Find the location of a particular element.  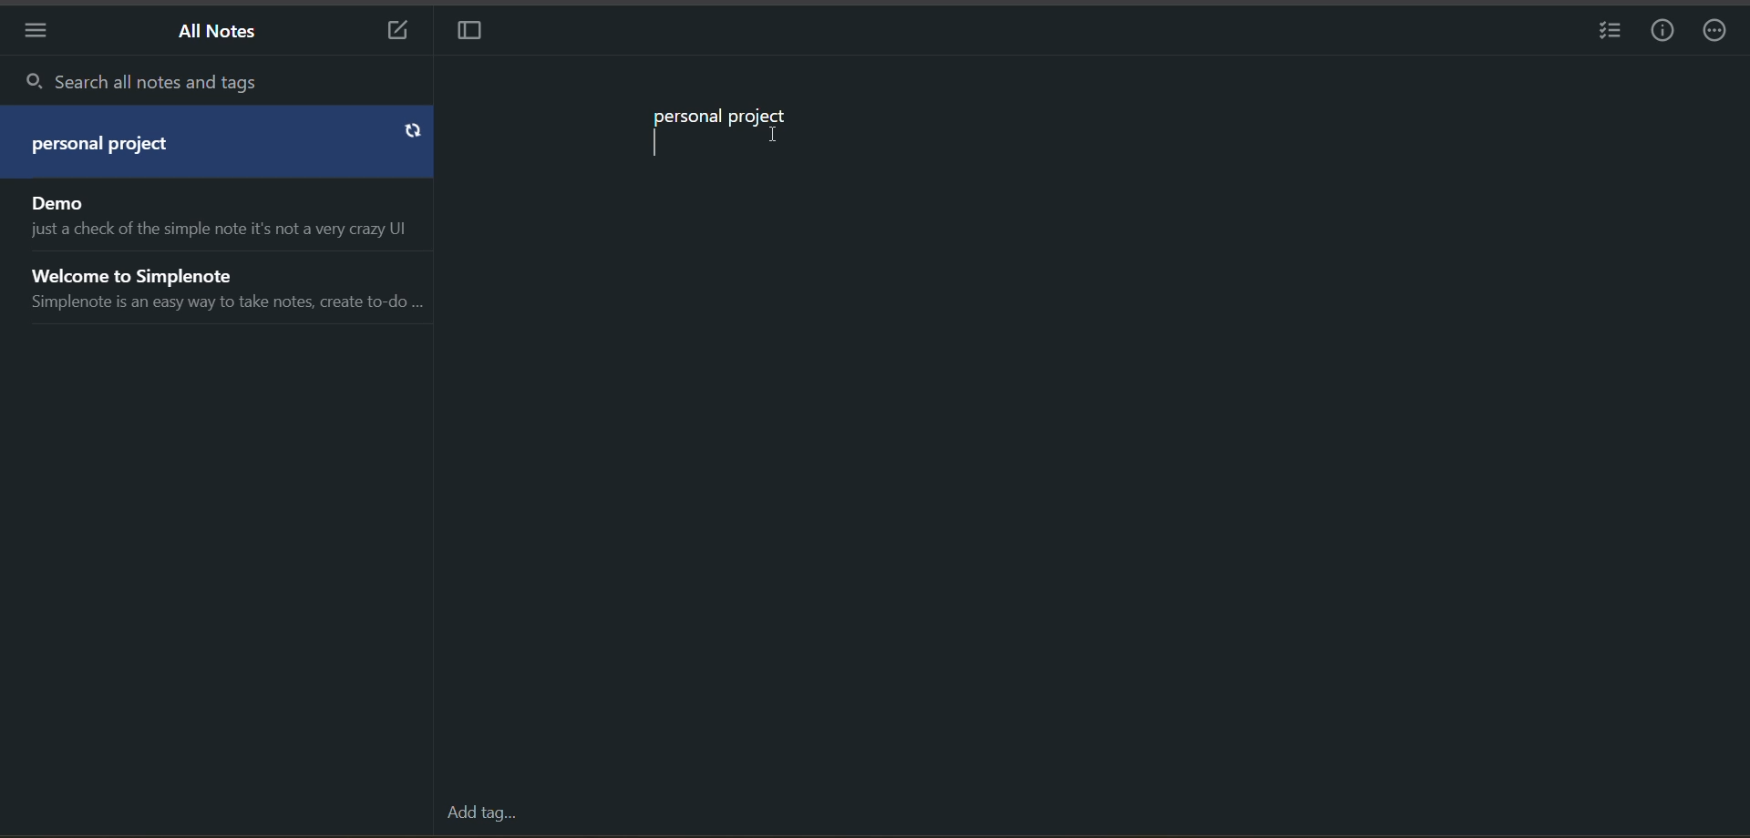

menu is located at coordinates (34, 35).